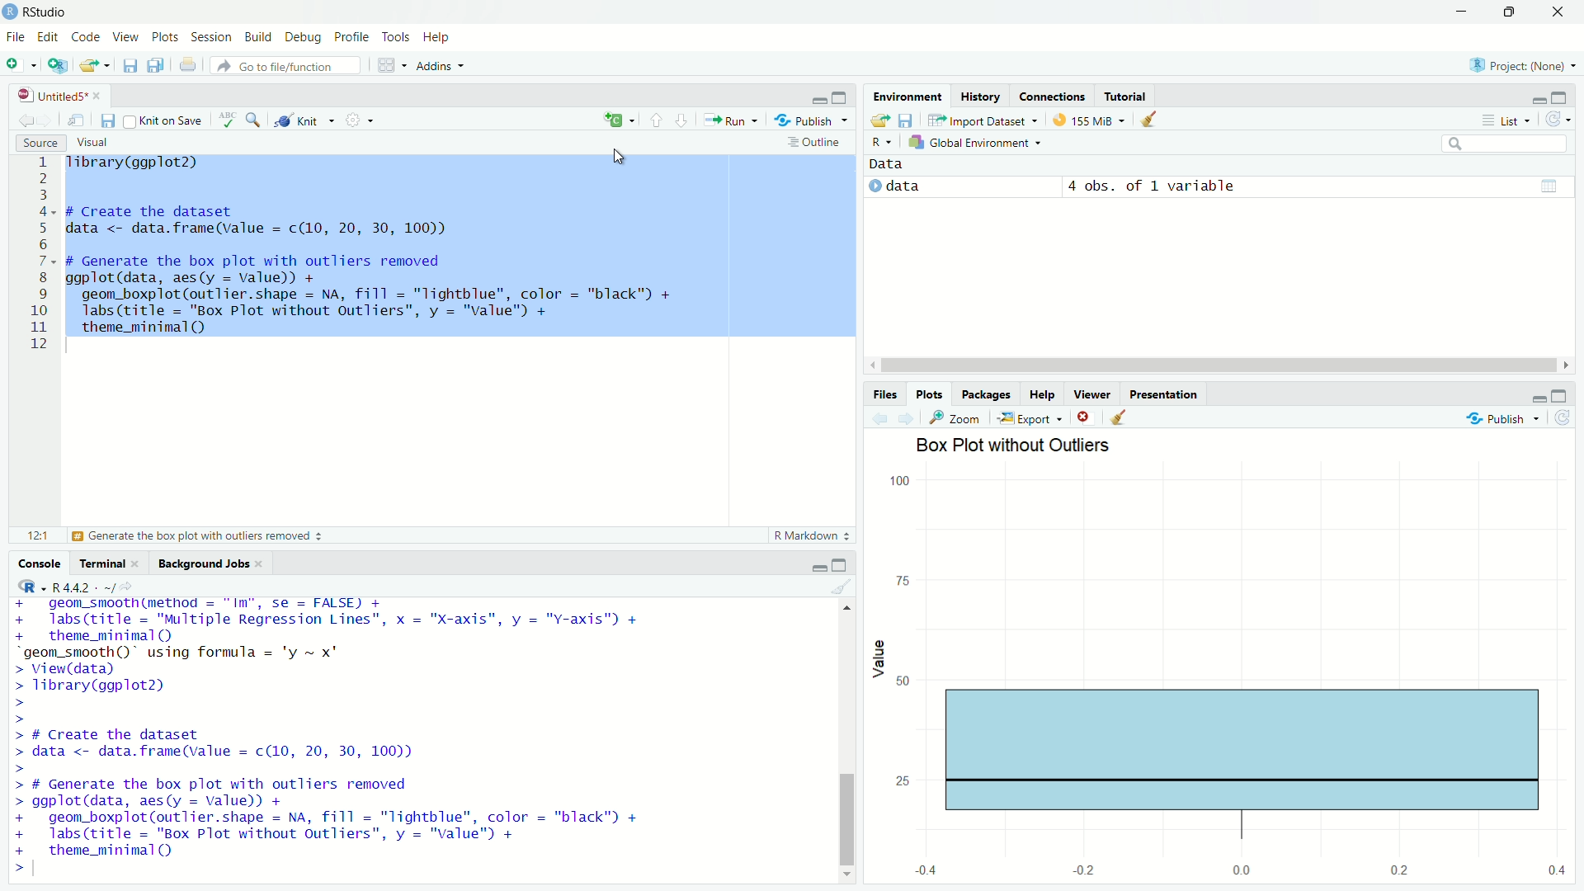 The image size is (1584, 891). I want to click on R Markdown, so click(804, 534).